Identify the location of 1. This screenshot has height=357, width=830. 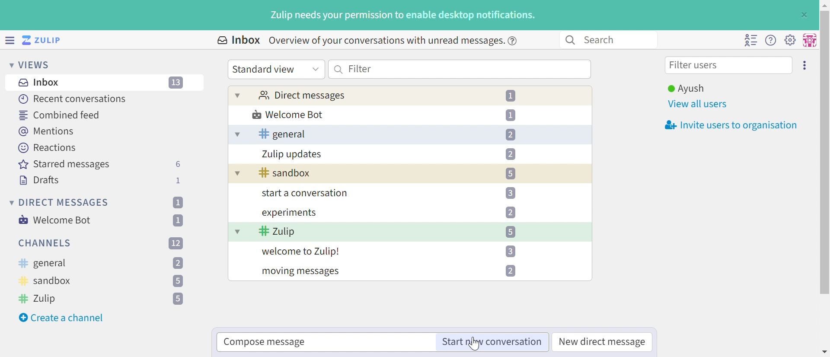
(179, 180).